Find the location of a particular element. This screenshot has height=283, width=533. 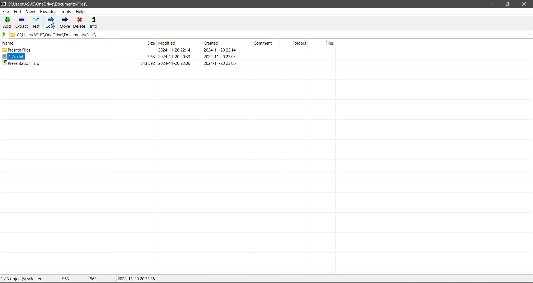

Edit is located at coordinates (19, 12).